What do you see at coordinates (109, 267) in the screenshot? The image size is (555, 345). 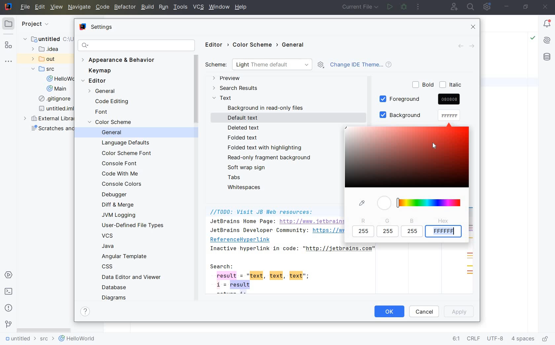 I see `CSS` at bounding box center [109, 267].